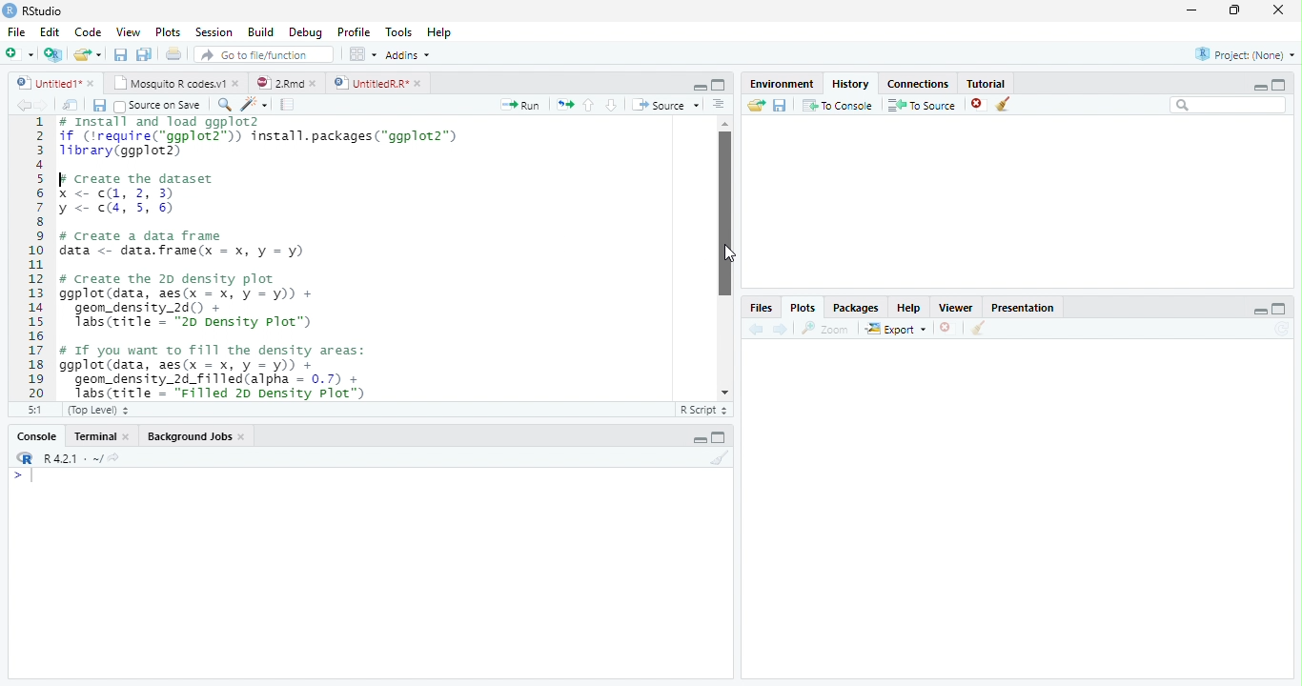 The height and width of the screenshot is (686, 1302). I want to click on View, so click(128, 32).